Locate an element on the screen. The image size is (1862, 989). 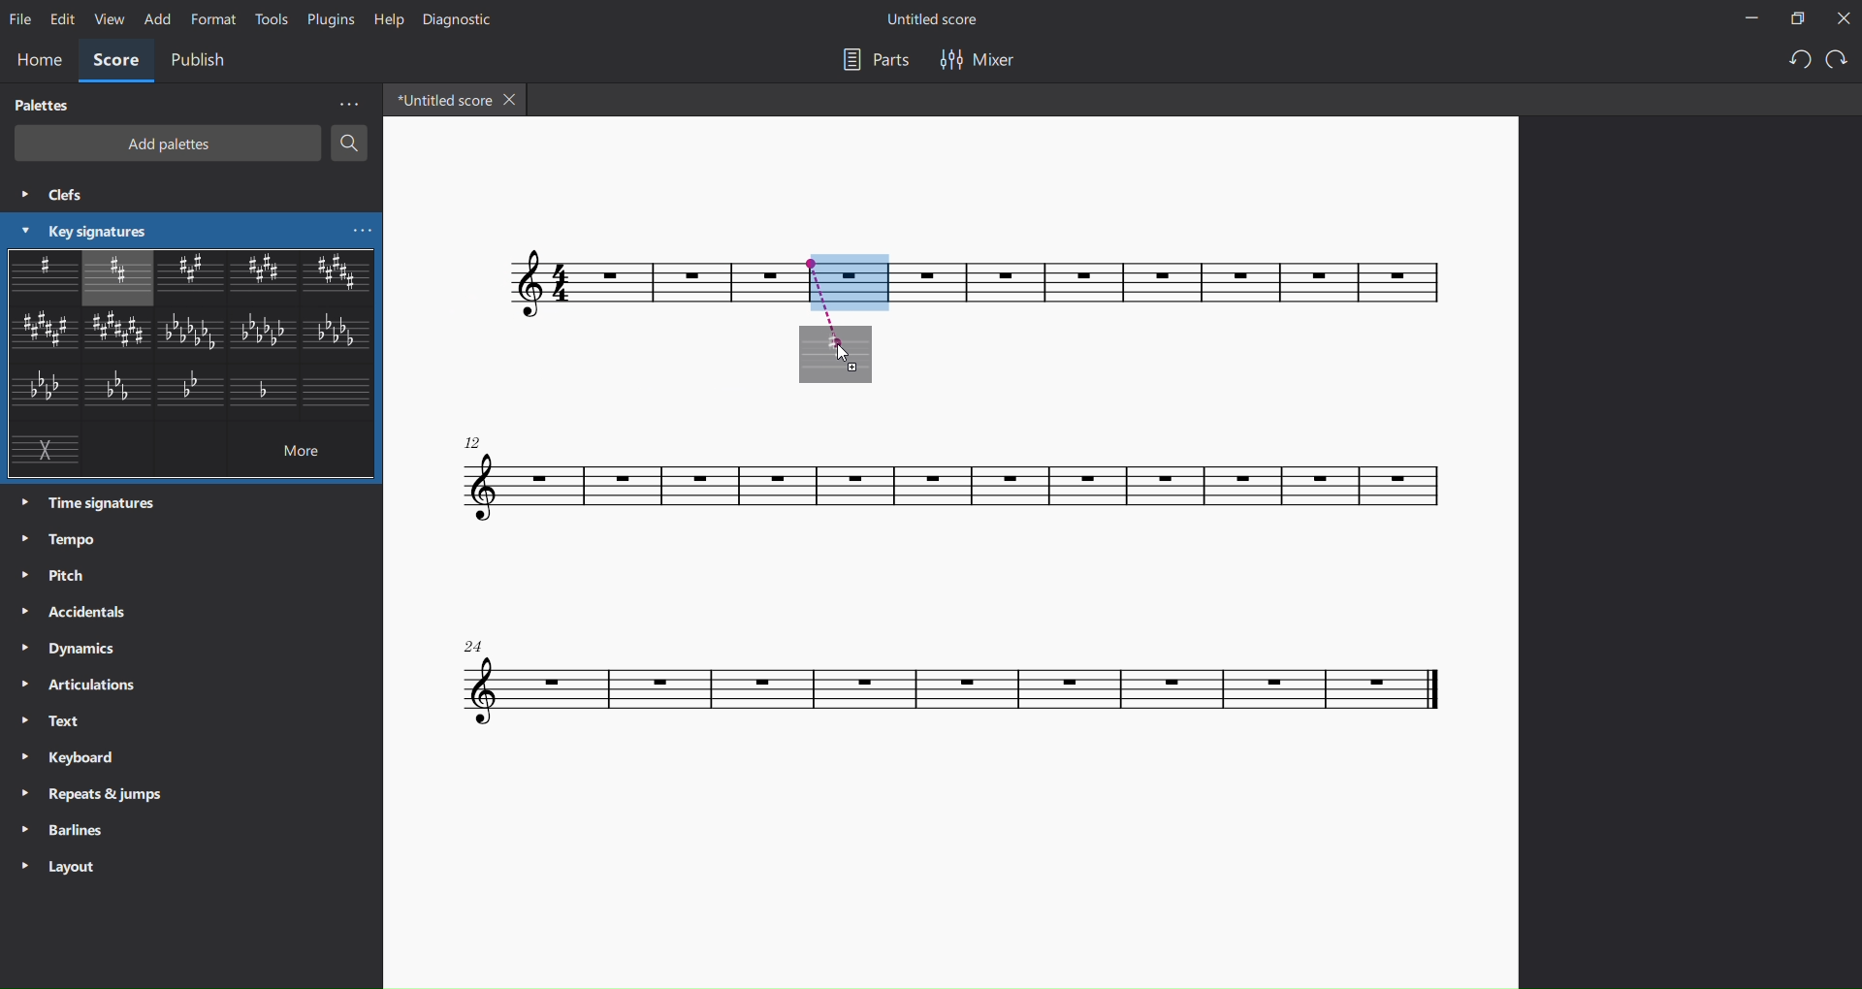
title is located at coordinates (932, 20).